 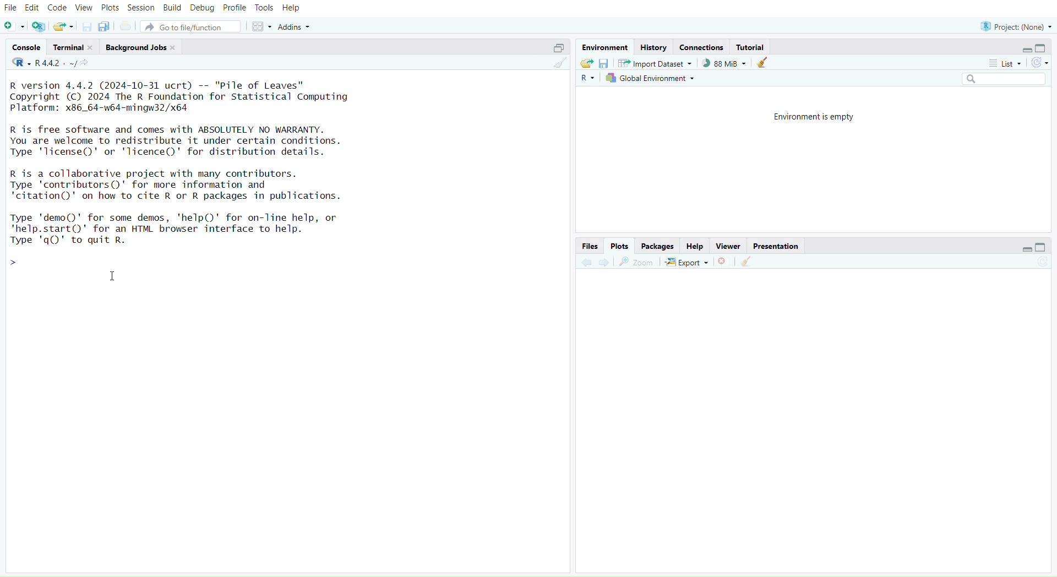 I want to click on collapse, so click(x=1042, y=247).